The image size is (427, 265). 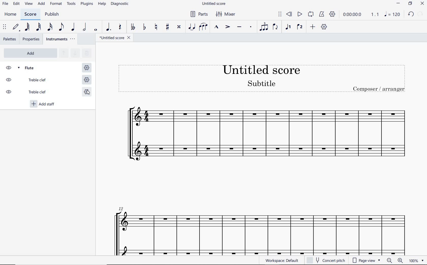 I want to click on MIXER, so click(x=226, y=15).